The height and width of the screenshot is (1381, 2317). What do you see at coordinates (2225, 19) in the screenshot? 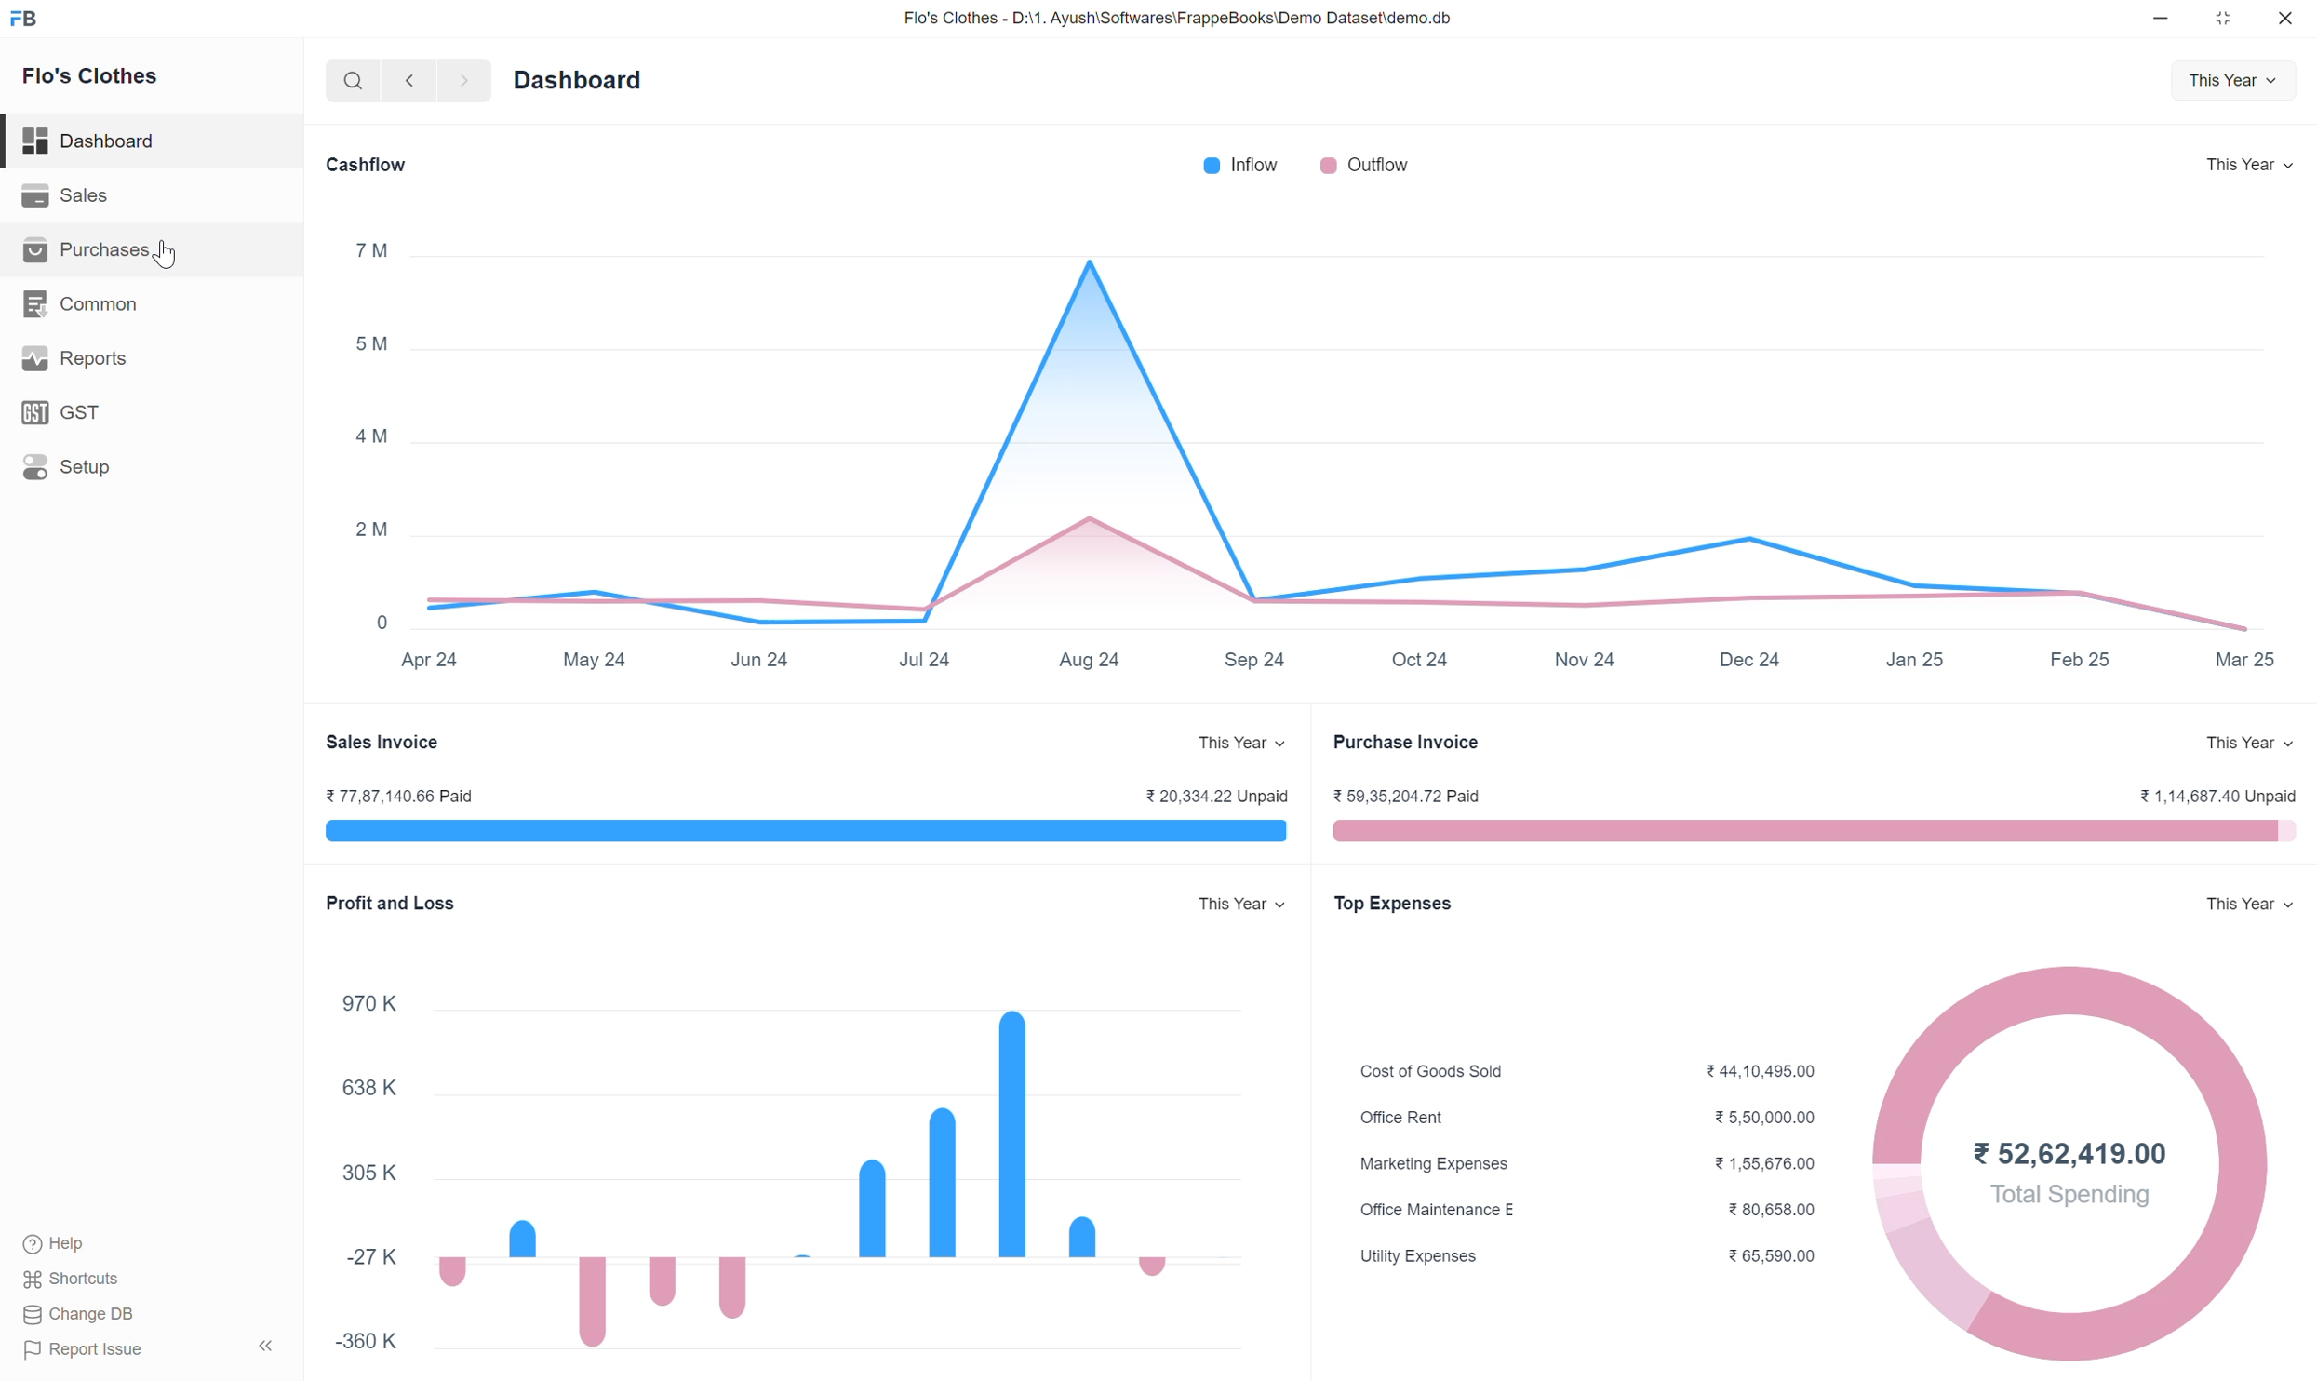
I see `restore down` at bounding box center [2225, 19].